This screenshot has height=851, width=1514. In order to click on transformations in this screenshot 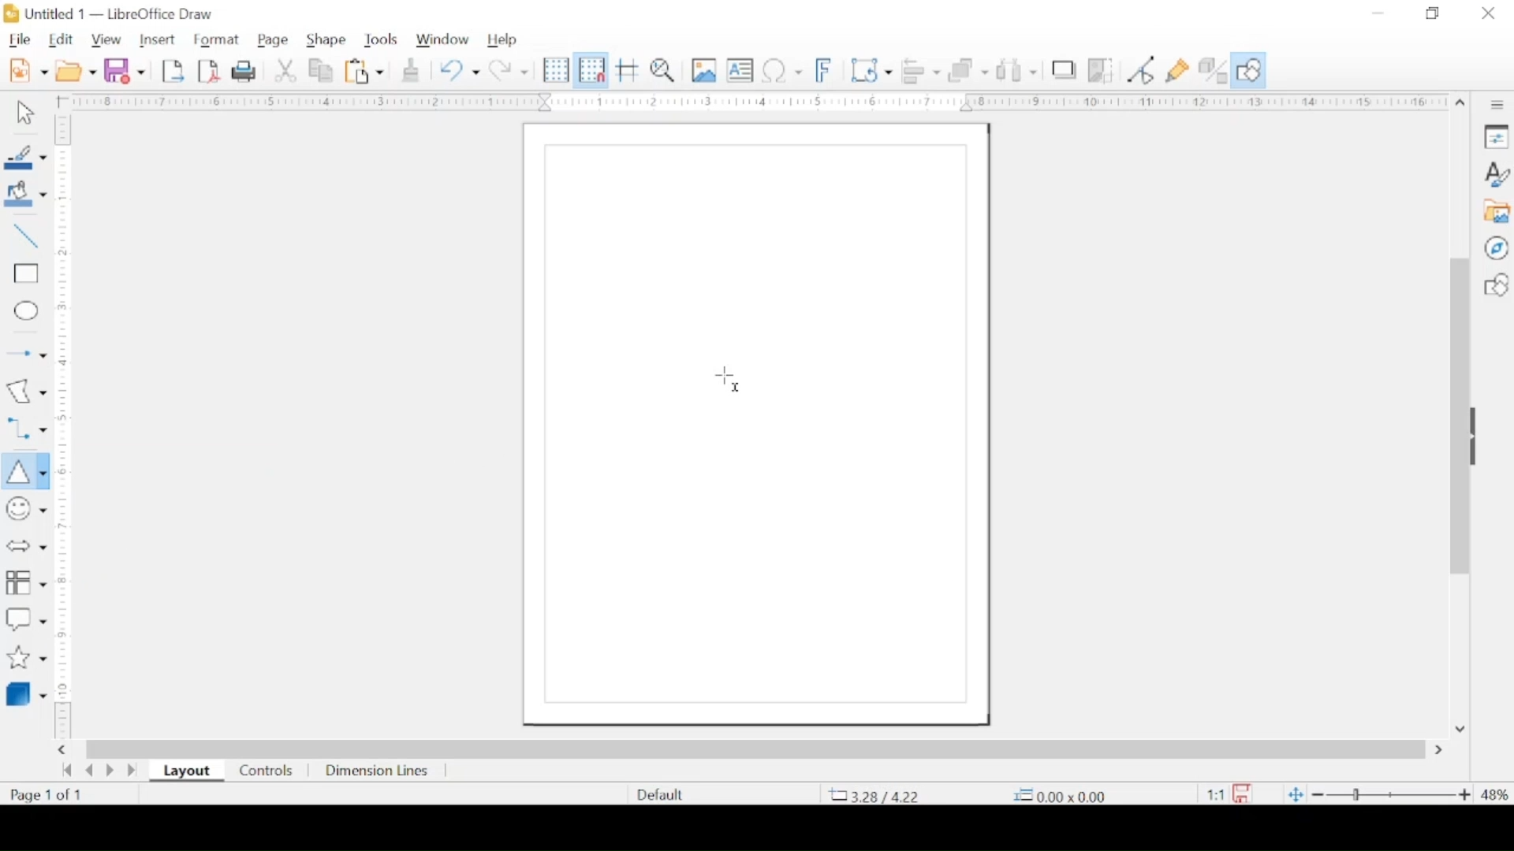, I will do `click(871, 69)`.